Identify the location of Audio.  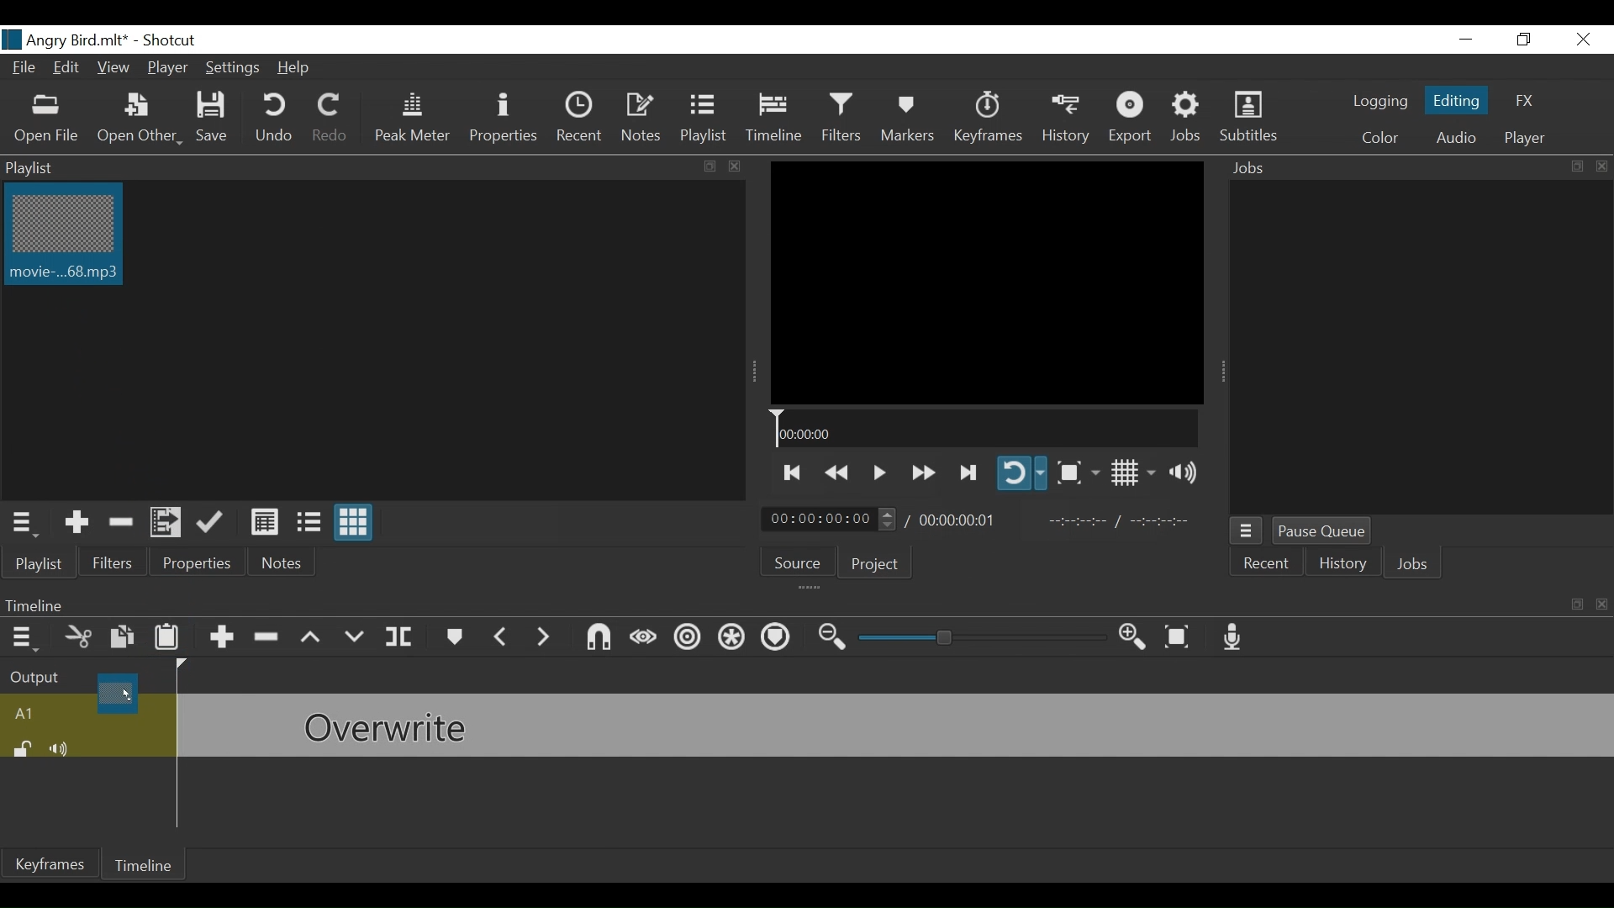
(1455, 137).